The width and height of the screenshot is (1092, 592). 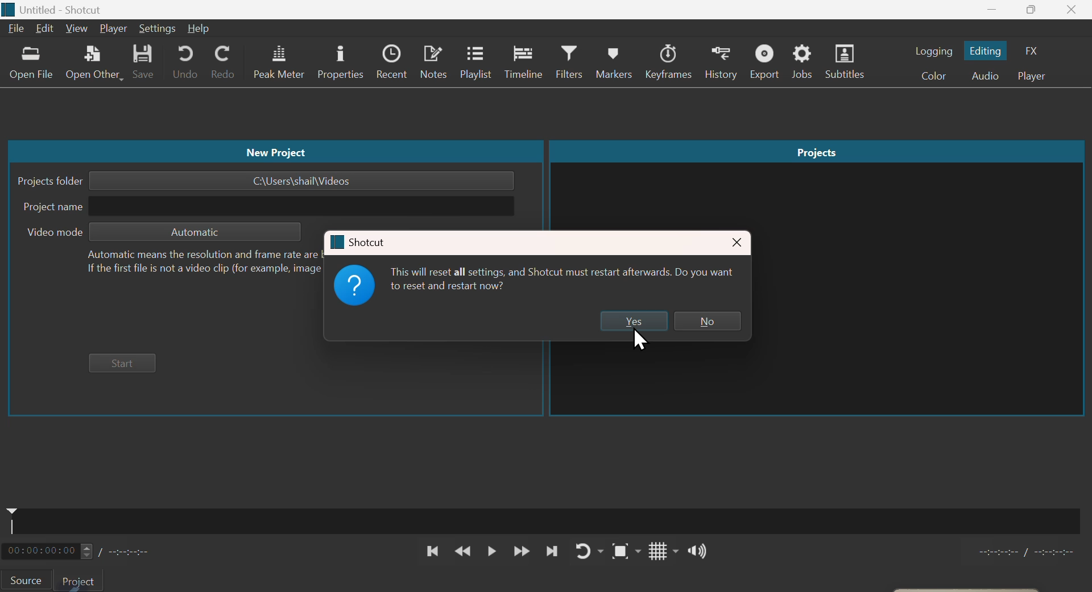 I want to click on notes, so click(x=432, y=63).